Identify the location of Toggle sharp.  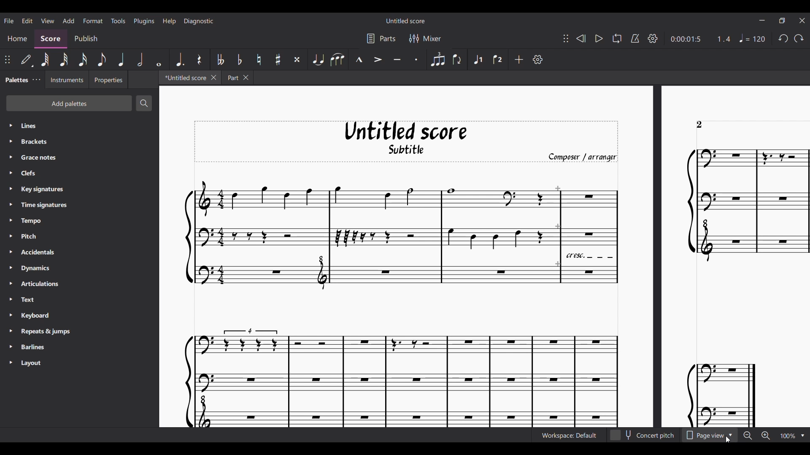
(278, 59).